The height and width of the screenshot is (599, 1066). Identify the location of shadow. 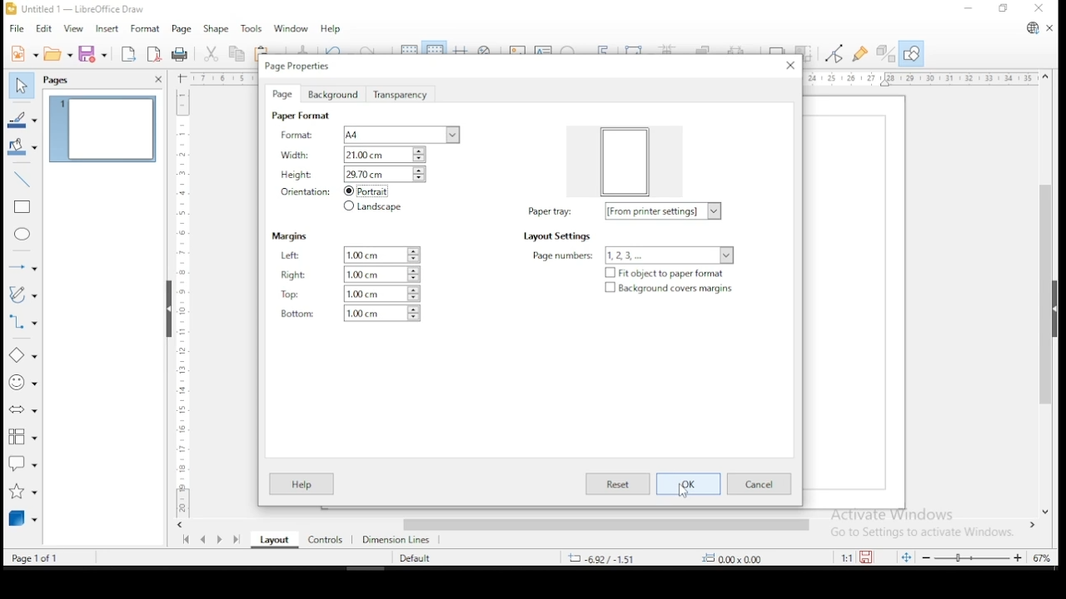
(777, 47).